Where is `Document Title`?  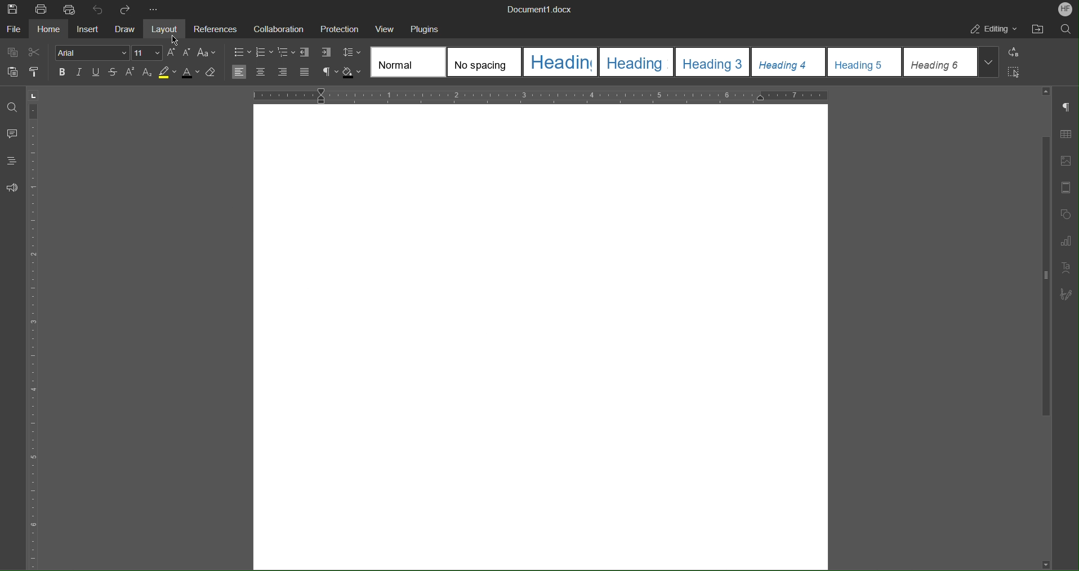 Document Title is located at coordinates (540, 10).